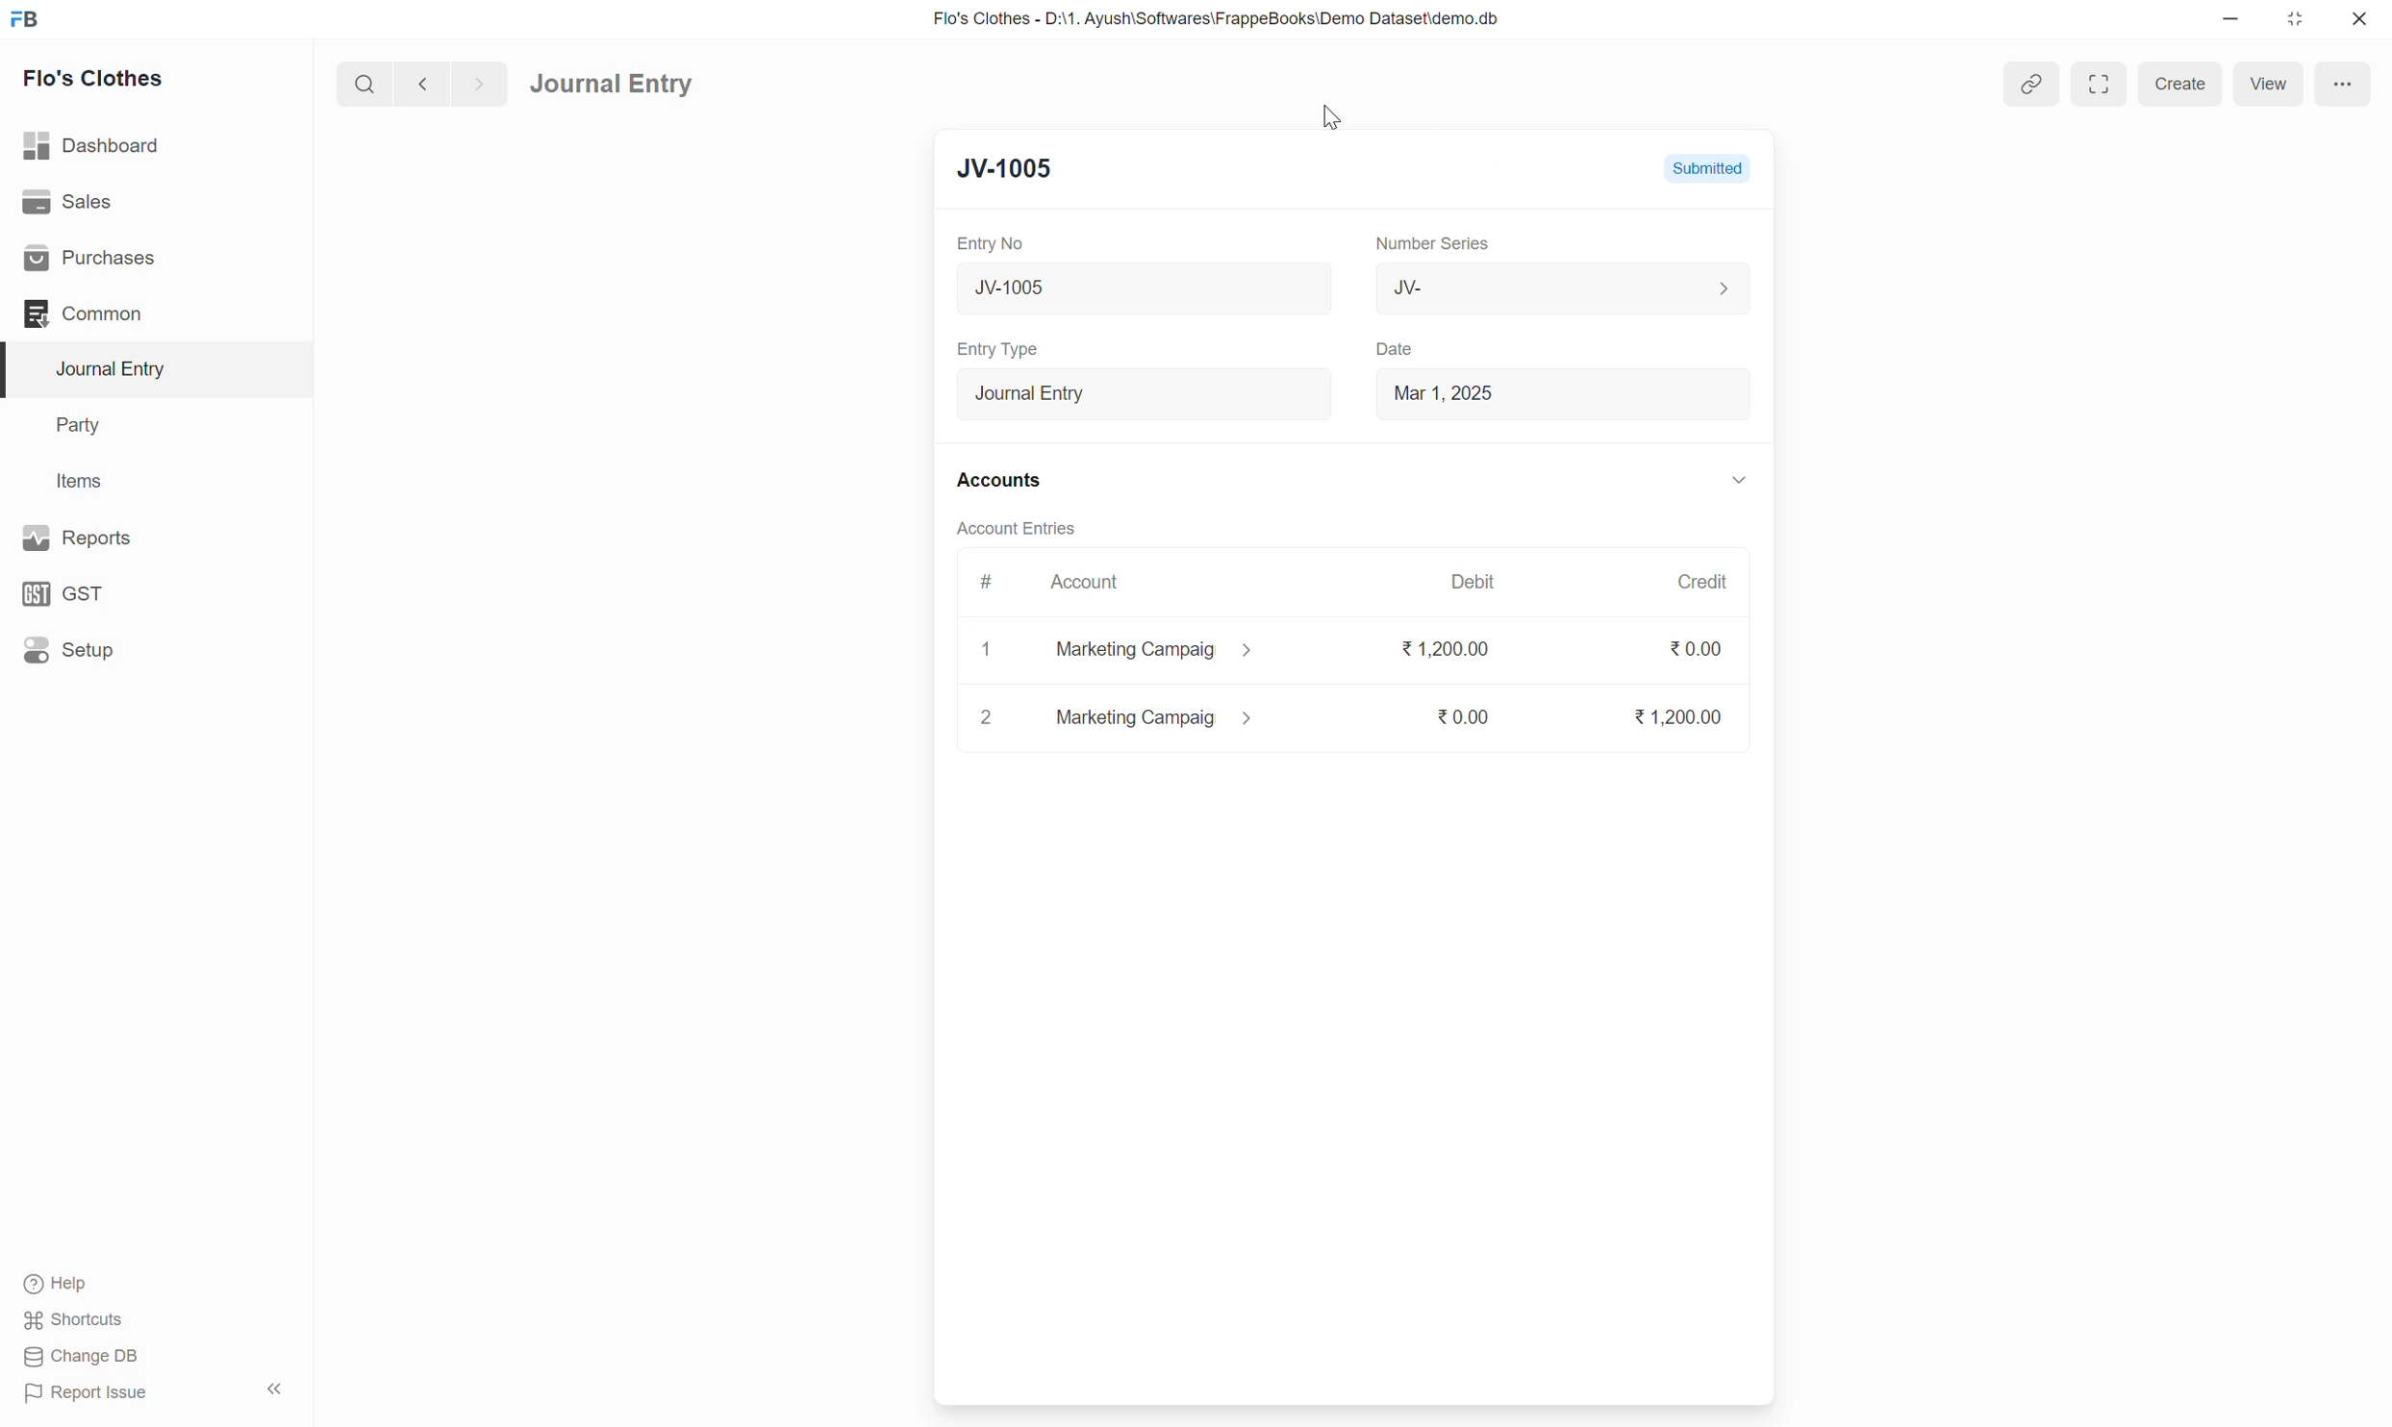 This screenshot has width=2392, height=1427. What do you see at coordinates (2269, 84) in the screenshot?
I see `View` at bounding box center [2269, 84].